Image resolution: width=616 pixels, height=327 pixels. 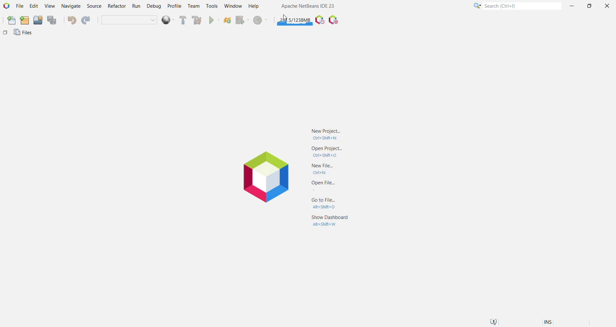 What do you see at coordinates (233, 6) in the screenshot?
I see `Window` at bounding box center [233, 6].